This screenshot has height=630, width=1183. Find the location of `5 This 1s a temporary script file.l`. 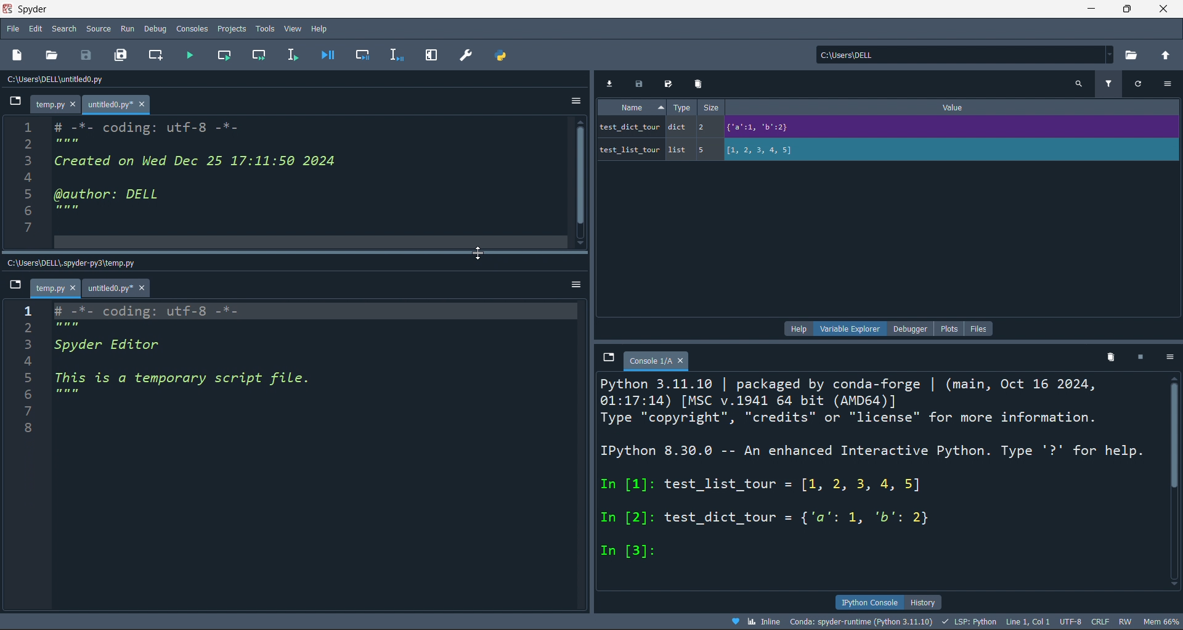

5 This 1s a temporary script file.l is located at coordinates (190, 380).